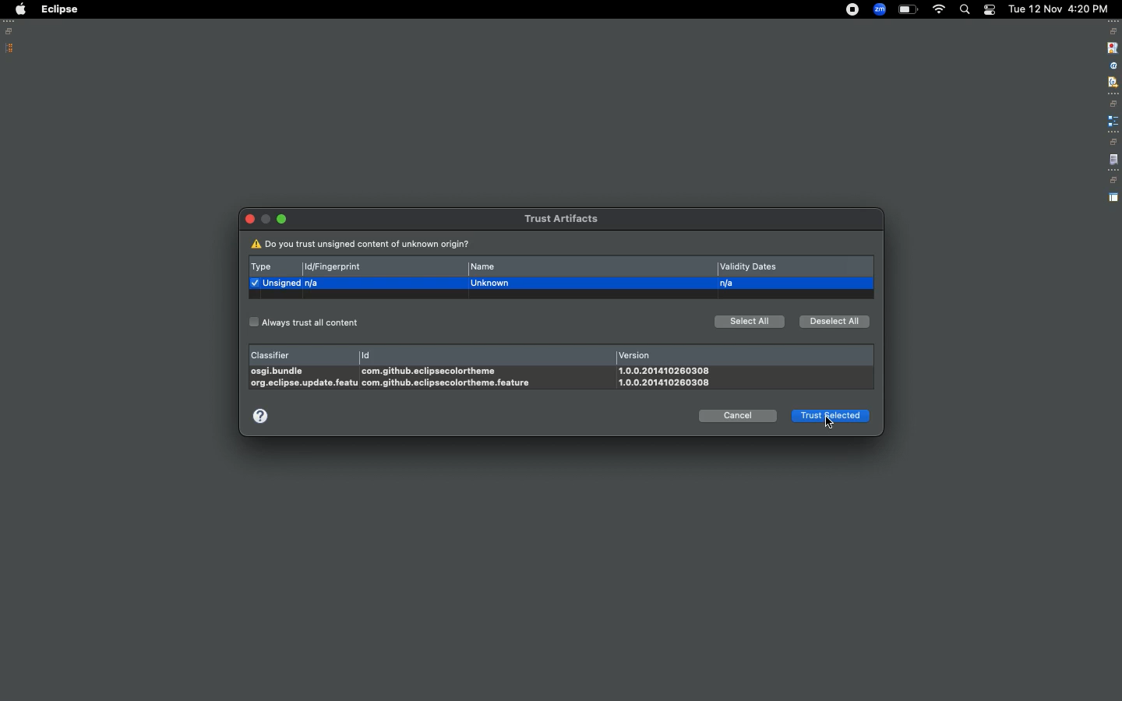 The width and height of the screenshot is (1122, 701). What do you see at coordinates (1113, 181) in the screenshot?
I see `restore` at bounding box center [1113, 181].